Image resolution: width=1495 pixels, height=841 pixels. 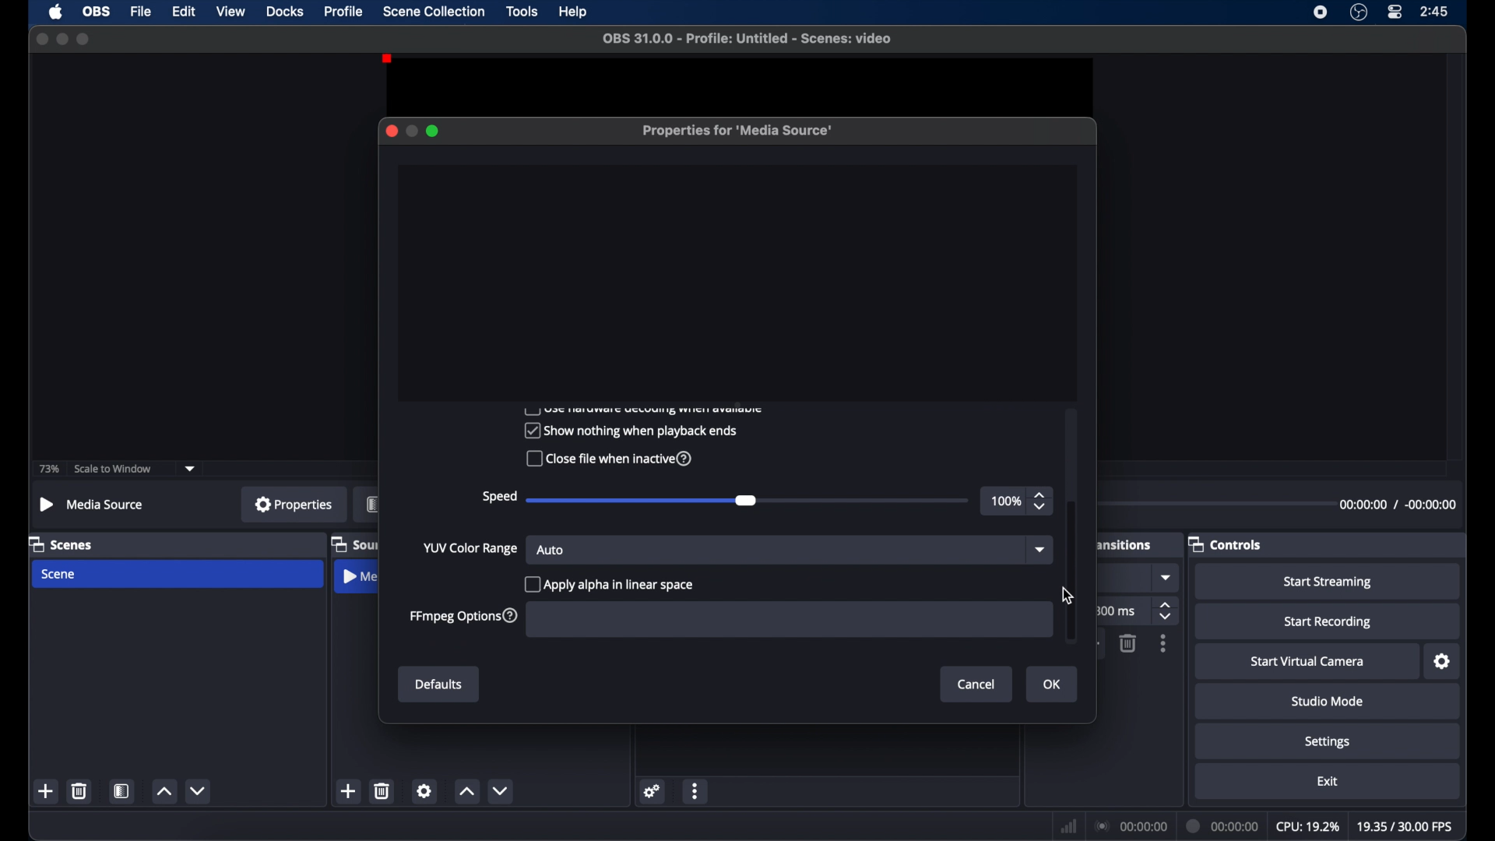 What do you see at coordinates (1443, 662) in the screenshot?
I see `settings` at bounding box center [1443, 662].